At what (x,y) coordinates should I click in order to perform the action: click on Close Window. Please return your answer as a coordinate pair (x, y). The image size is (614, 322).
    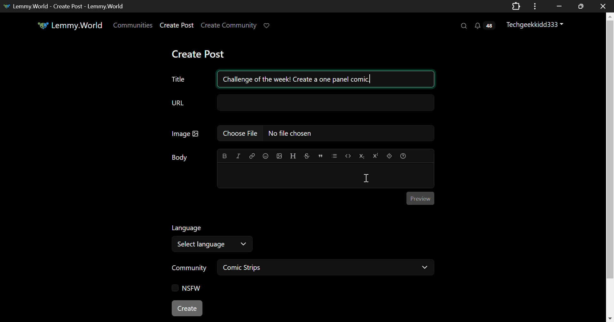
    Looking at the image, I should click on (601, 5).